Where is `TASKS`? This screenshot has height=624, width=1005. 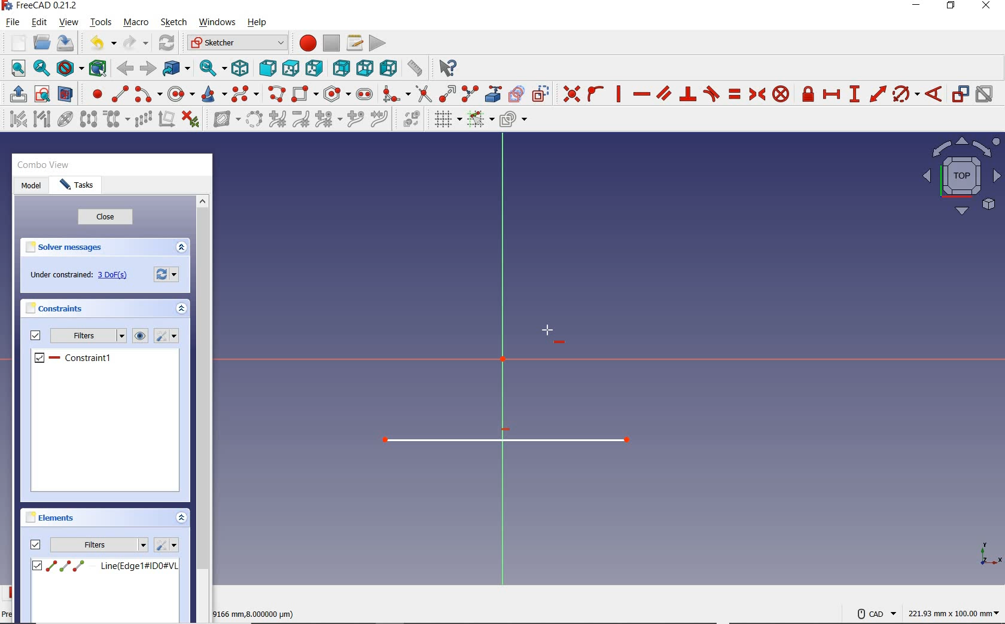 TASKS is located at coordinates (77, 186).